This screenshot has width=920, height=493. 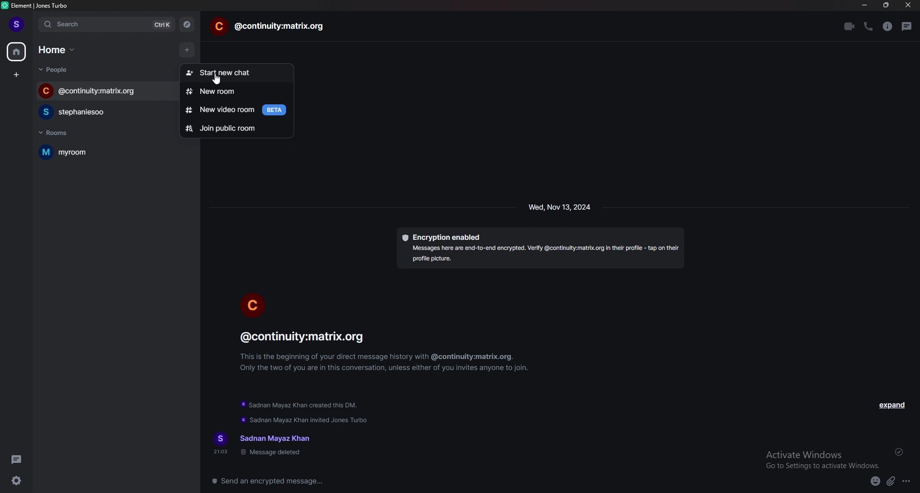 What do you see at coordinates (306, 420) in the screenshot?
I see `update` at bounding box center [306, 420].